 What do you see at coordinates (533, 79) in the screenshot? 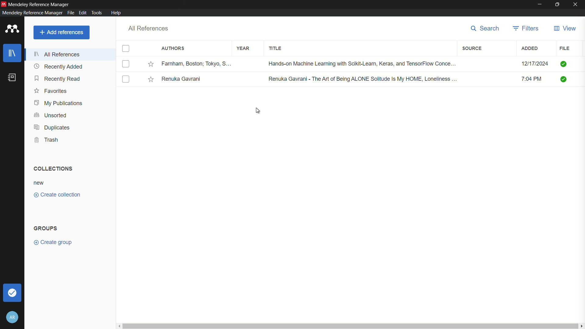
I see `time` at bounding box center [533, 79].